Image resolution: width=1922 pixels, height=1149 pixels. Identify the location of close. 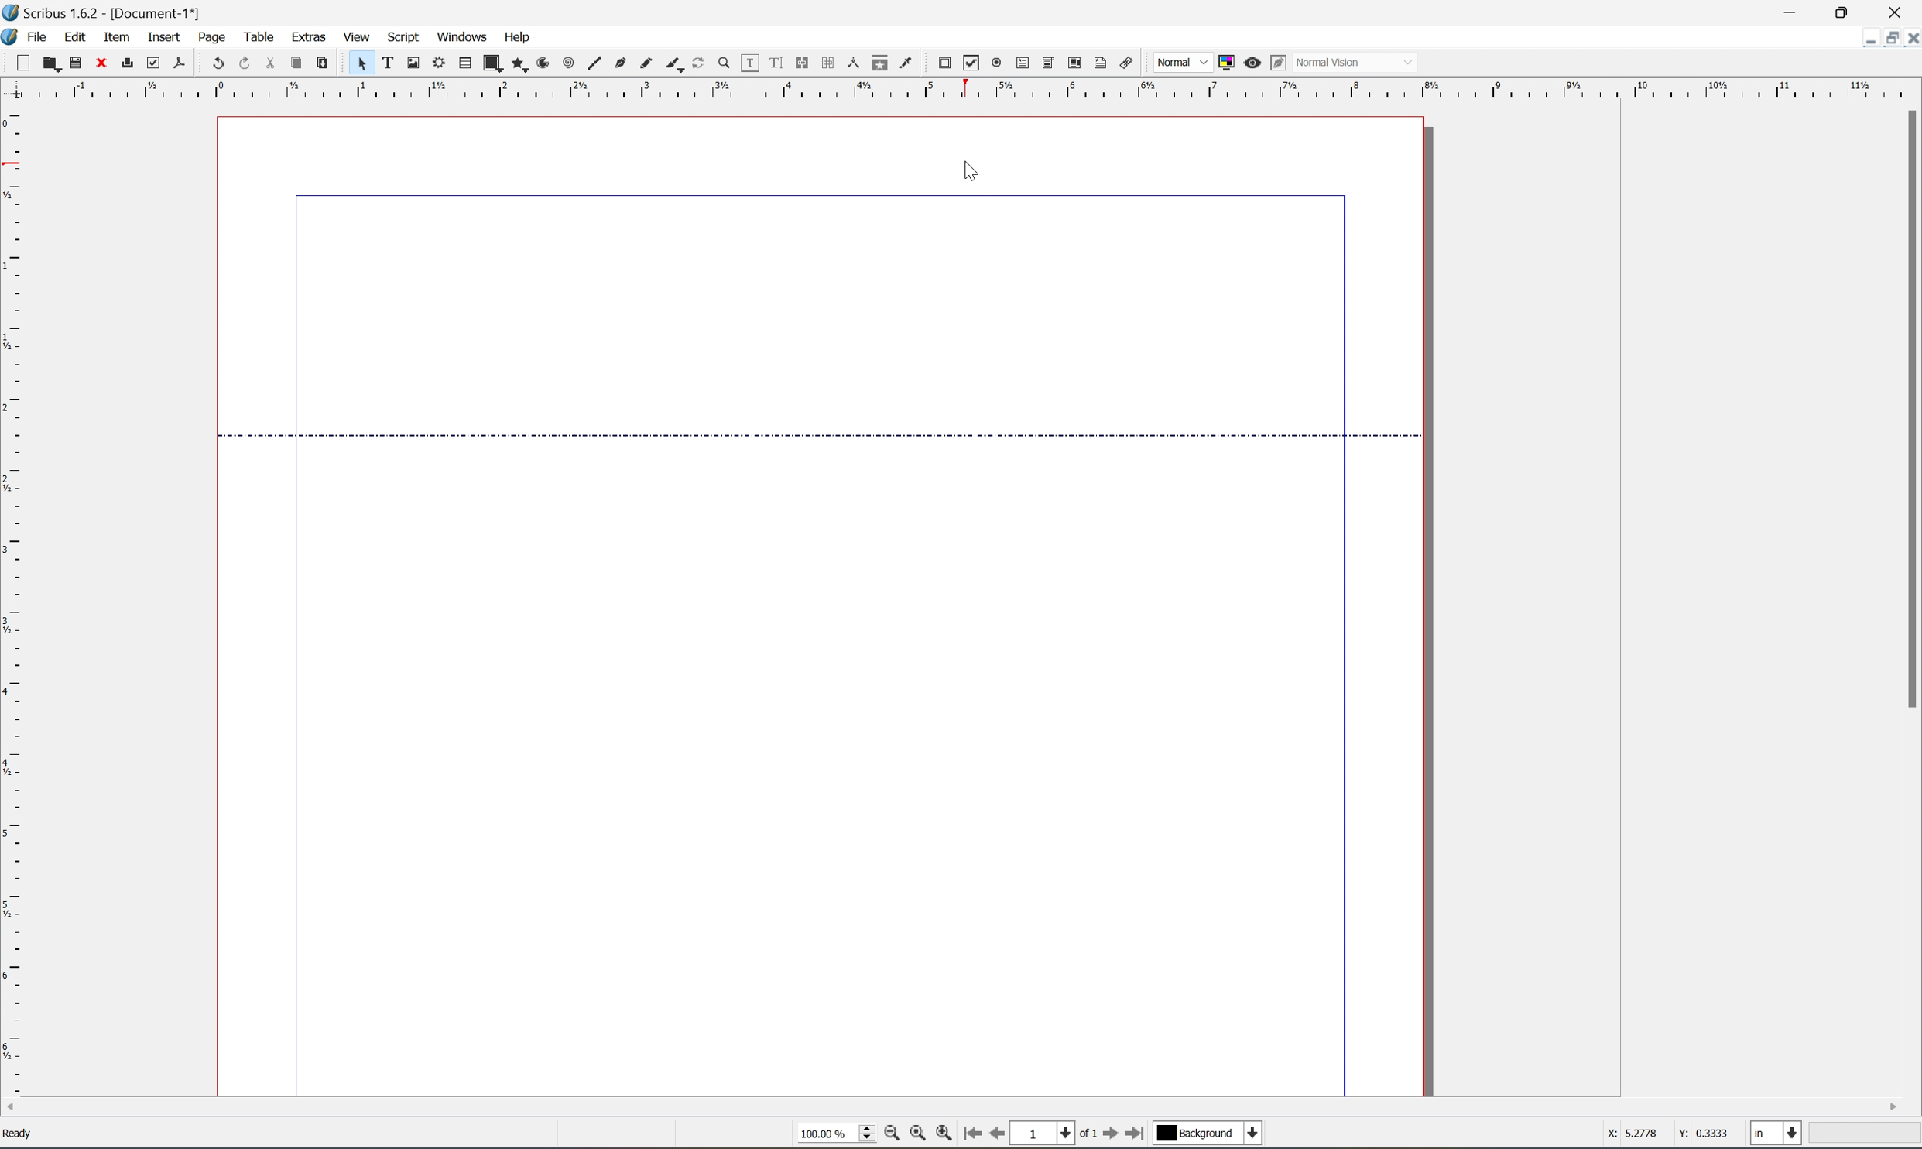
(100, 63).